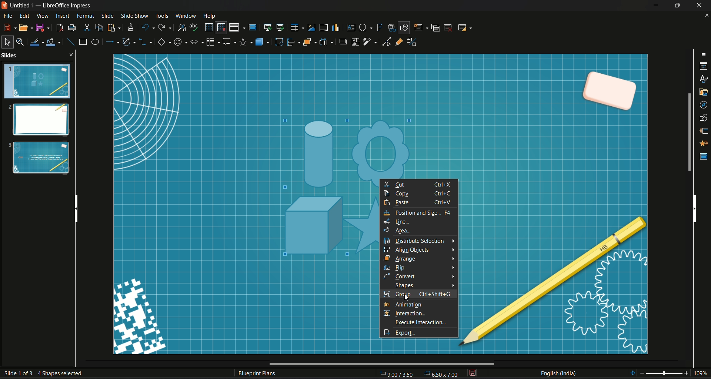 This screenshot has width=711, height=379. I want to click on interaction, so click(386, 313).